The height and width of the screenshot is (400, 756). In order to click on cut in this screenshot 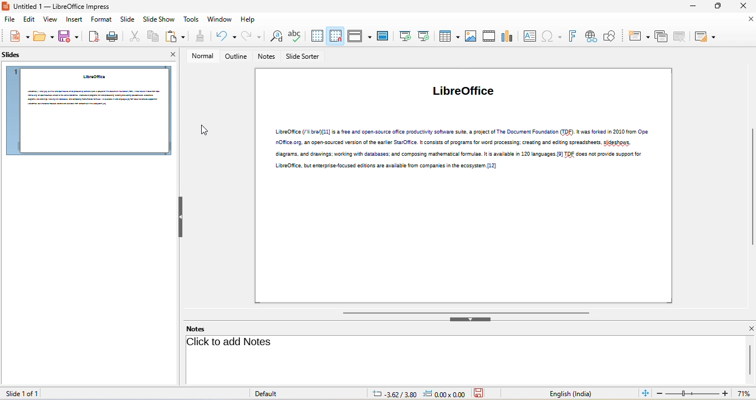, I will do `click(133, 36)`.